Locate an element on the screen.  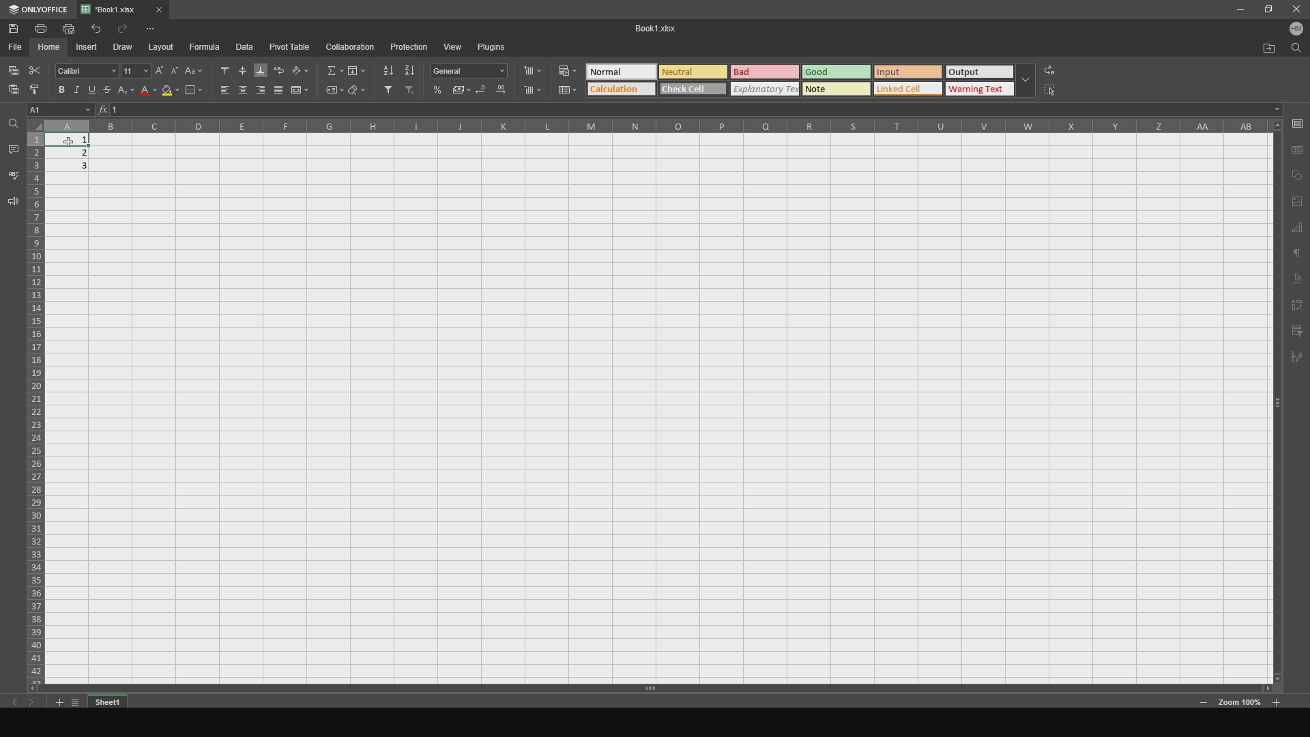
increment font size is located at coordinates (158, 69).